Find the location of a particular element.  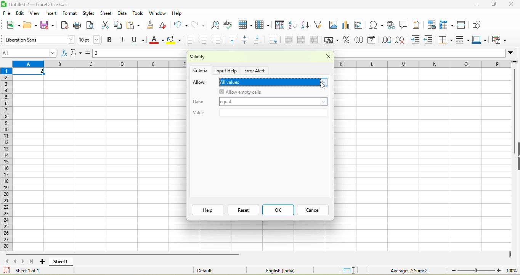

selected cell is located at coordinates (29, 72).